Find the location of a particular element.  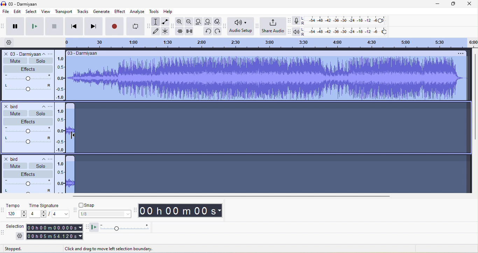

audacity edit toolbar is located at coordinates (173, 25).